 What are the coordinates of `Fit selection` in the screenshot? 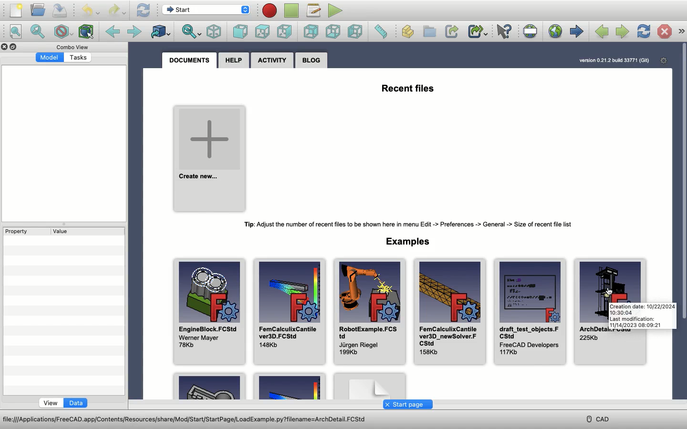 It's located at (39, 32).